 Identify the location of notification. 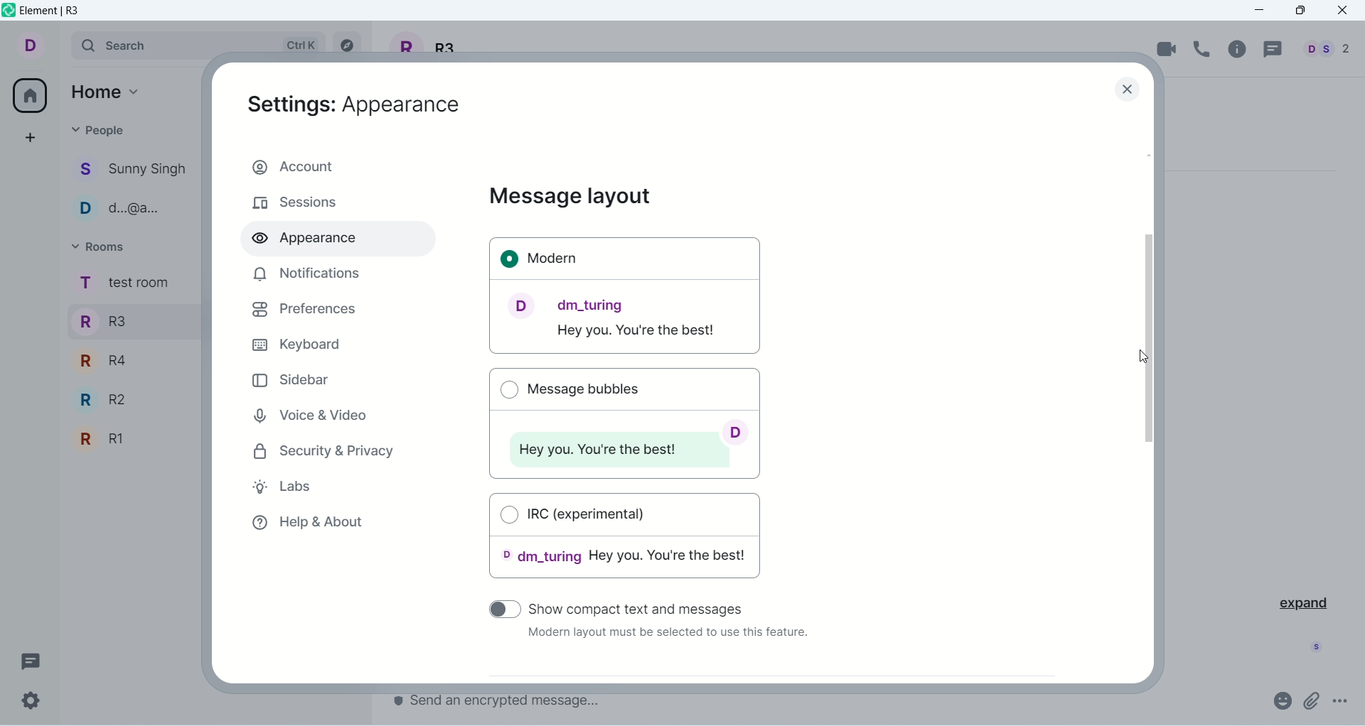
(304, 273).